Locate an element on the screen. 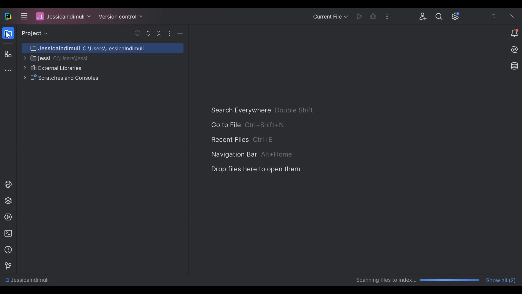 The width and height of the screenshot is (522, 294). Scanning progress is located at coordinates (419, 280).